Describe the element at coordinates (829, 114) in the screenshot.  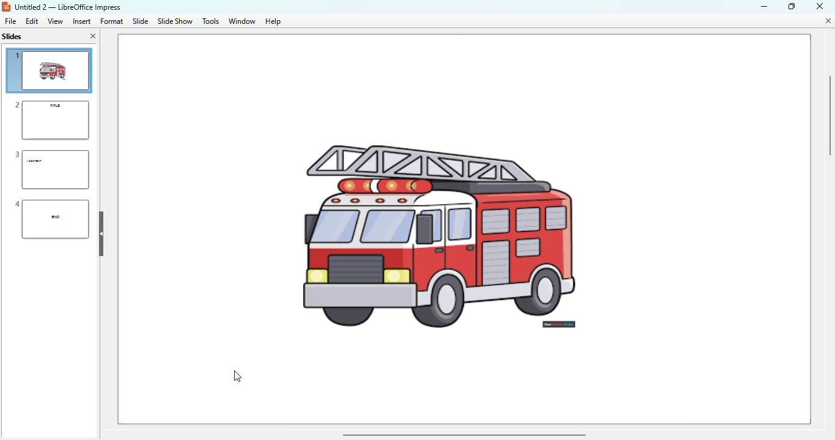
I see `vertical scroll bar` at that location.